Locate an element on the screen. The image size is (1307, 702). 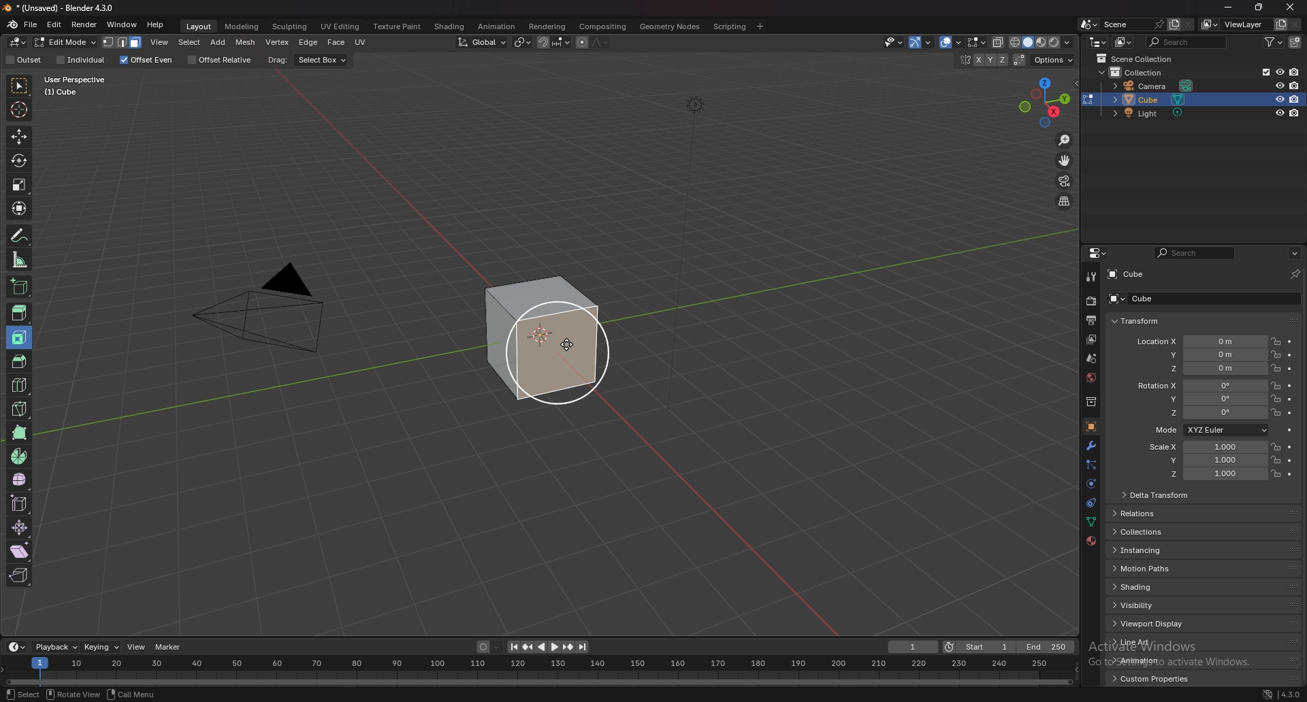
show overlays is located at coordinates (952, 42).